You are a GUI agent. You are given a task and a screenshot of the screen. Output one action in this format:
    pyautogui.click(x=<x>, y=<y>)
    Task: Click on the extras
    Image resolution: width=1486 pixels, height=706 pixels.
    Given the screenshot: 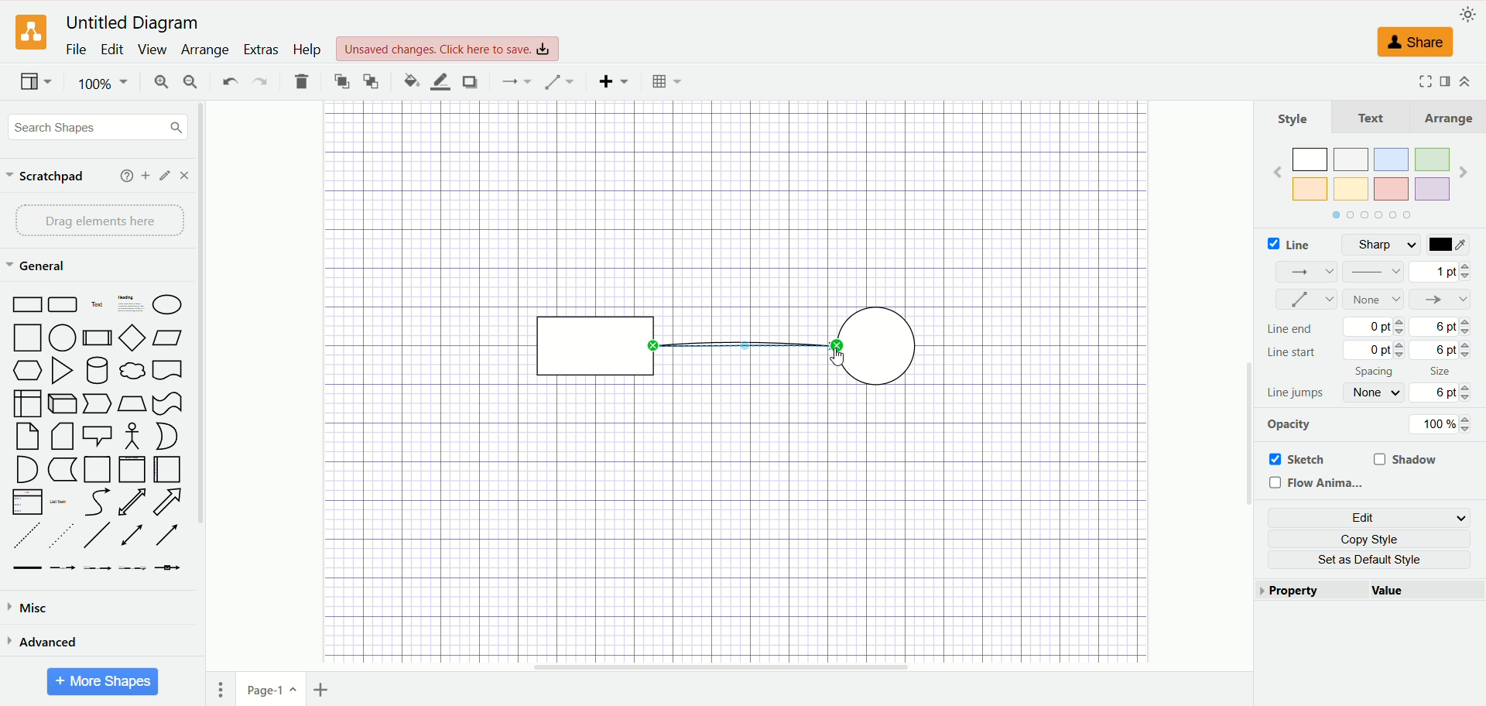 What is the action you would take?
    pyautogui.click(x=262, y=49)
    